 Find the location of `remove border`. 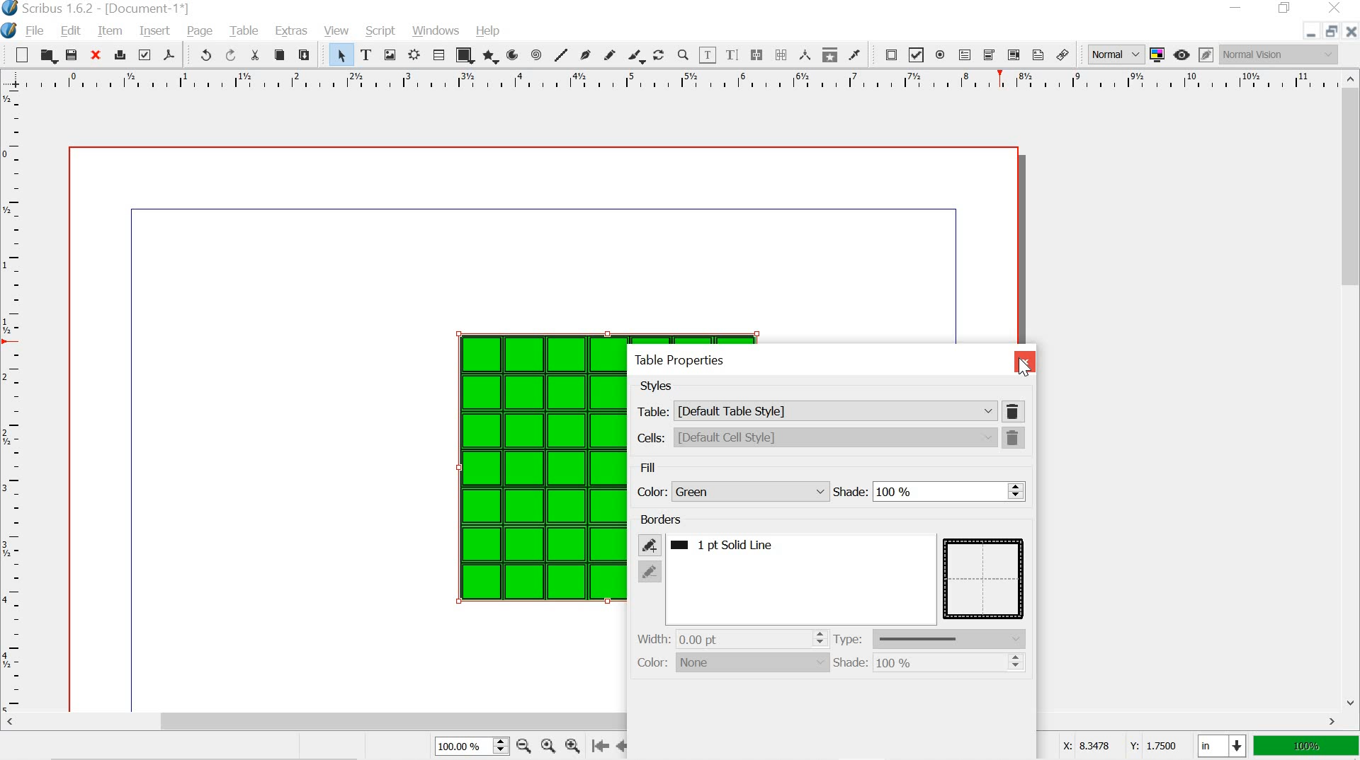

remove border is located at coordinates (650, 571).